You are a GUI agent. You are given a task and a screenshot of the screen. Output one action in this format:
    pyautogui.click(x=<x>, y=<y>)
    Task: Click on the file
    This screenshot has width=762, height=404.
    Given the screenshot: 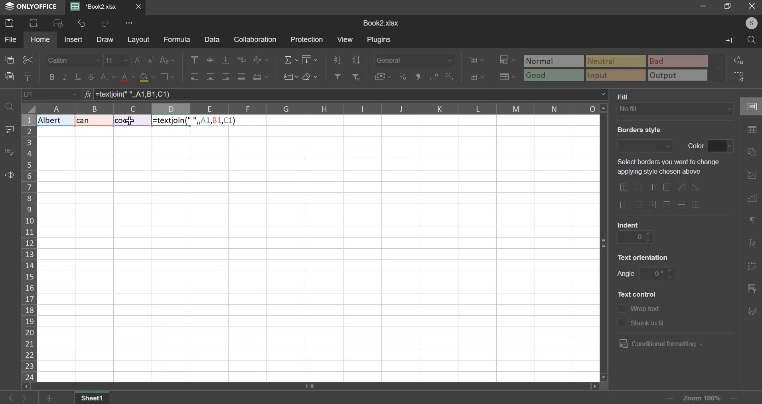 What is the action you would take?
    pyautogui.click(x=10, y=39)
    